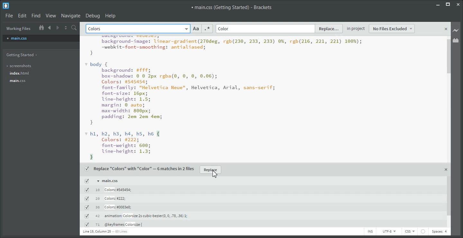  What do you see at coordinates (41, 38) in the screenshot?
I see `main.css` at bounding box center [41, 38].